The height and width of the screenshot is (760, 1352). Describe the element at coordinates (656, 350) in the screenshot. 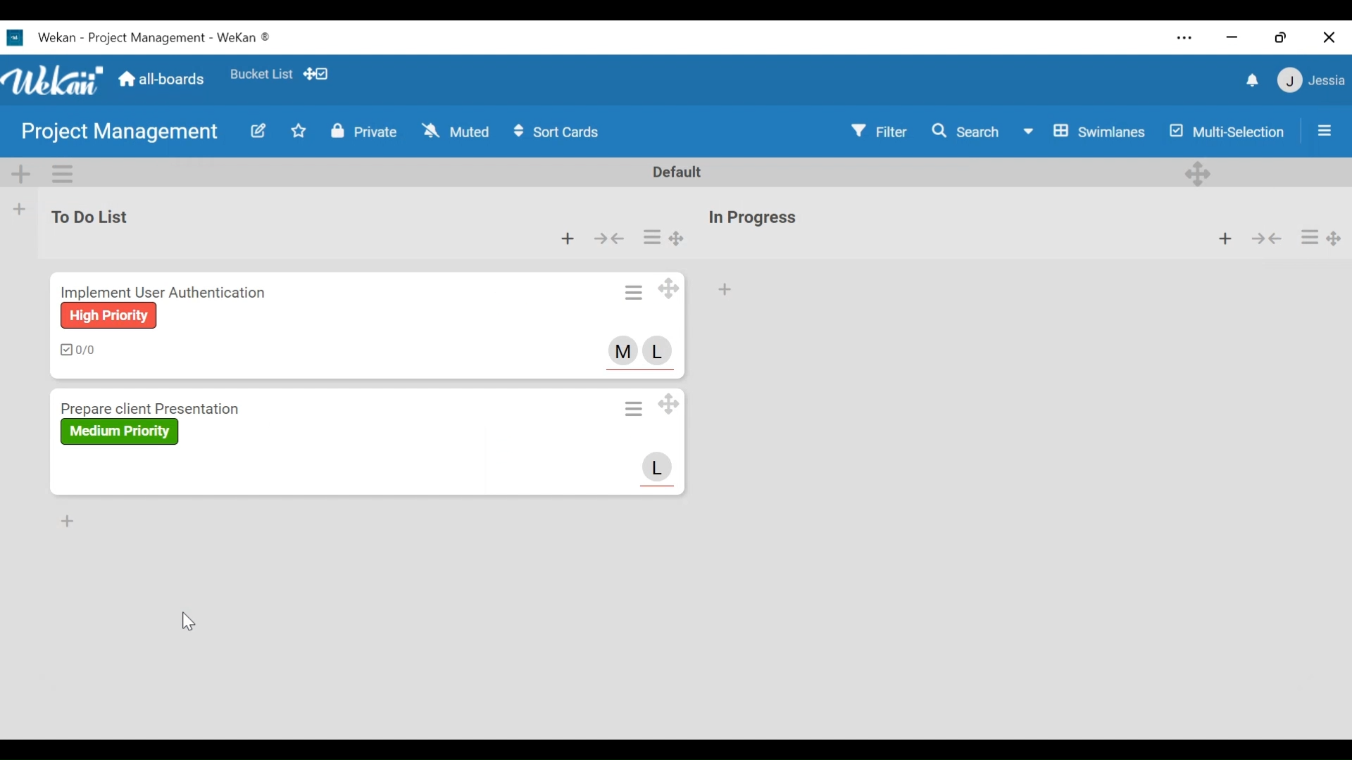

I see `member` at that location.